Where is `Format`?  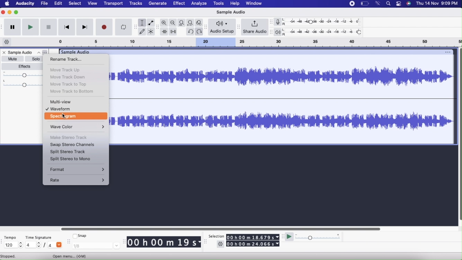 Format is located at coordinates (77, 169).